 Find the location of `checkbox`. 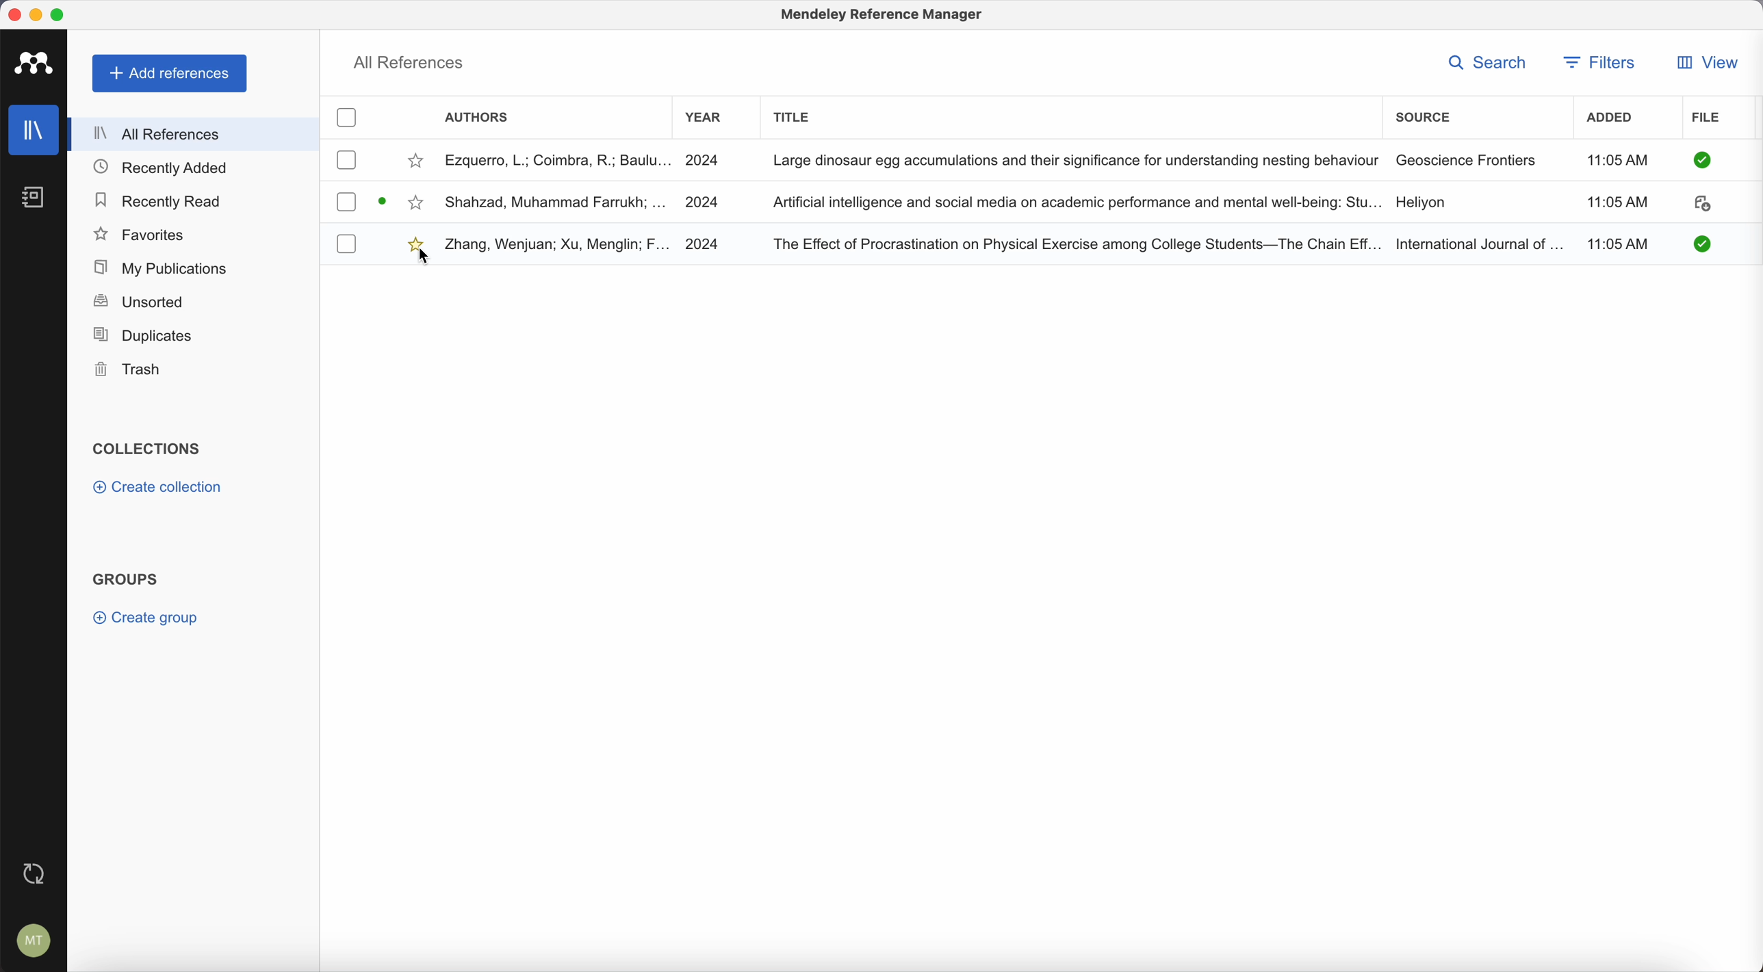

checkbox is located at coordinates (347, 161).